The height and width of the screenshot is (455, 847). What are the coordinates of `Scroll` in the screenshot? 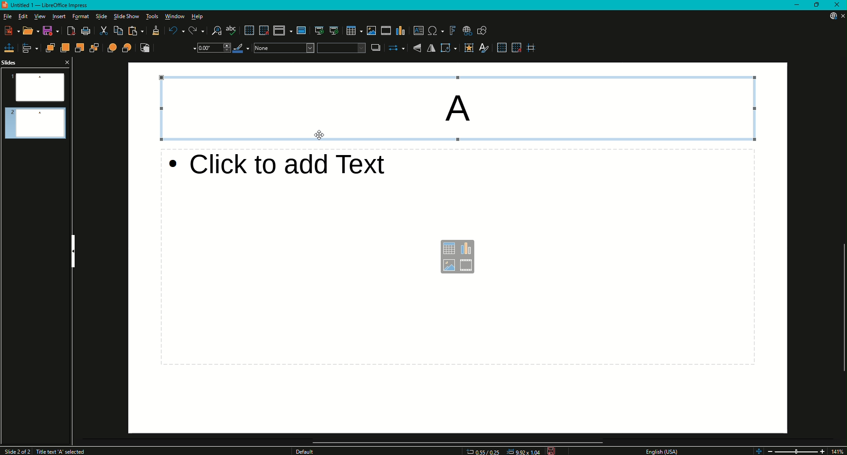 It's located at (456, 440).